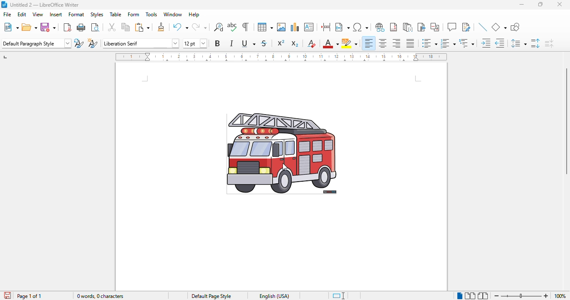 This screenshot has width=570, height=300. What do you see at coordinates (30, 27) in the screenshot?
I see `open` at bounding box center [30, 27].